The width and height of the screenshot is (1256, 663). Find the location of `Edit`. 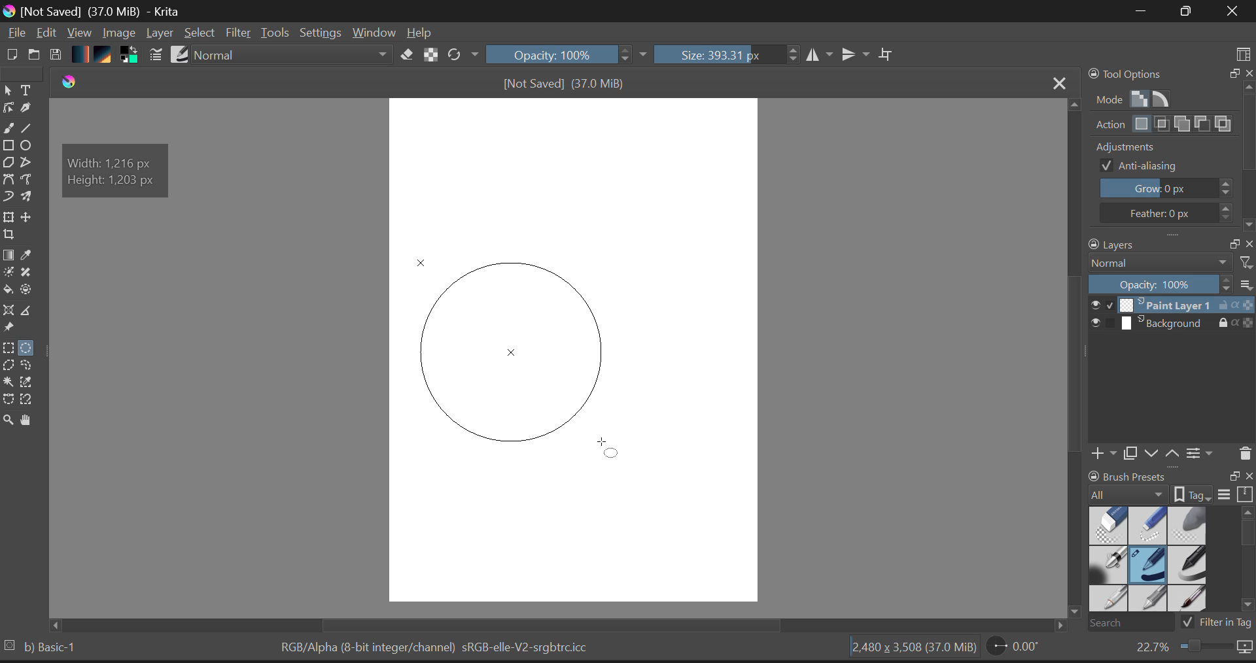

Edit is located at coordinates (48, 33).